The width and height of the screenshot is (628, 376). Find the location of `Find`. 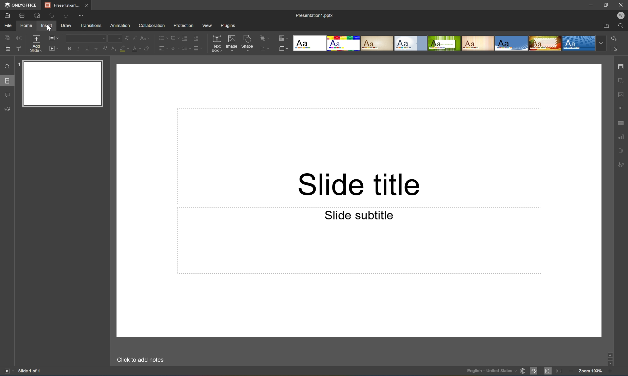

Find is located at coordinates (622, 27).